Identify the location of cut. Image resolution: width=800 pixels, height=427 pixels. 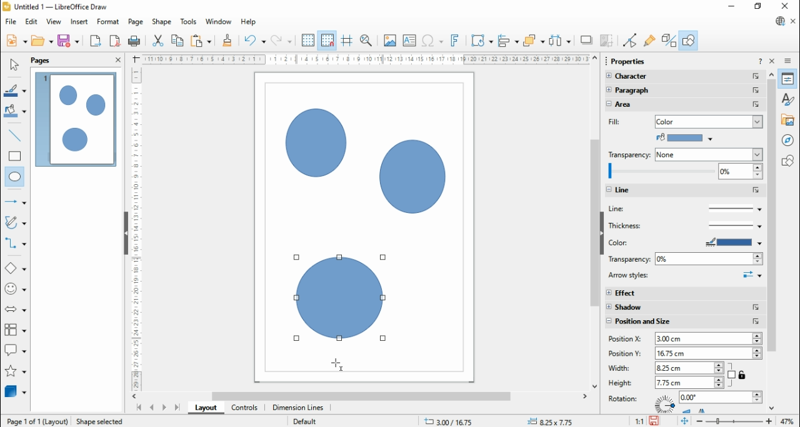
(157, 40).